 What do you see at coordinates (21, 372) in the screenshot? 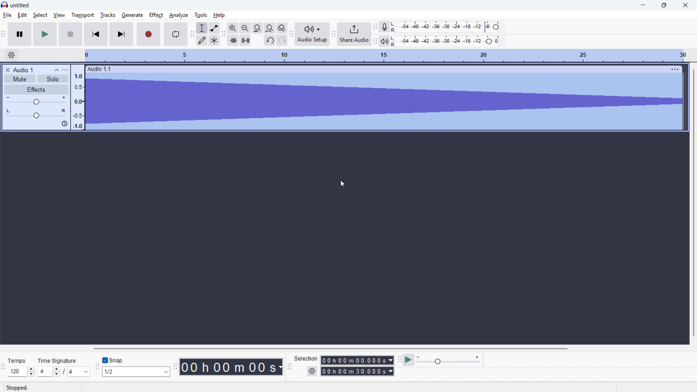
I see `Set tempo ` at bounding box center [21, 372].